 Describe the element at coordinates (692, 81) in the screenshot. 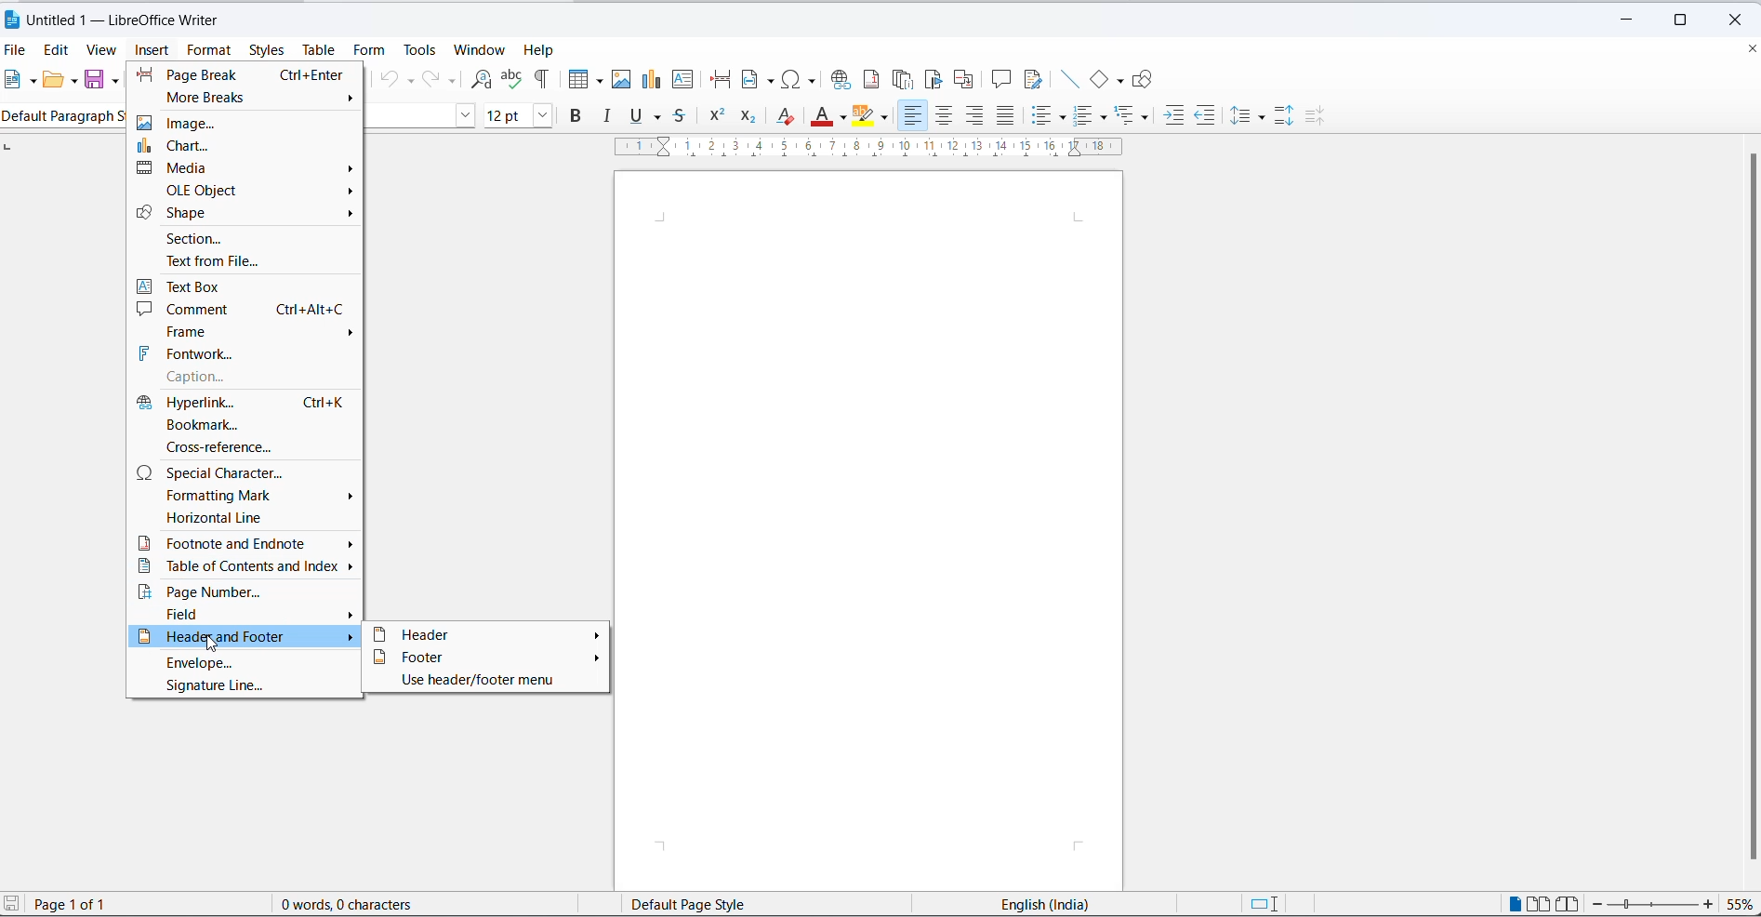

I see `insert text` at that location.